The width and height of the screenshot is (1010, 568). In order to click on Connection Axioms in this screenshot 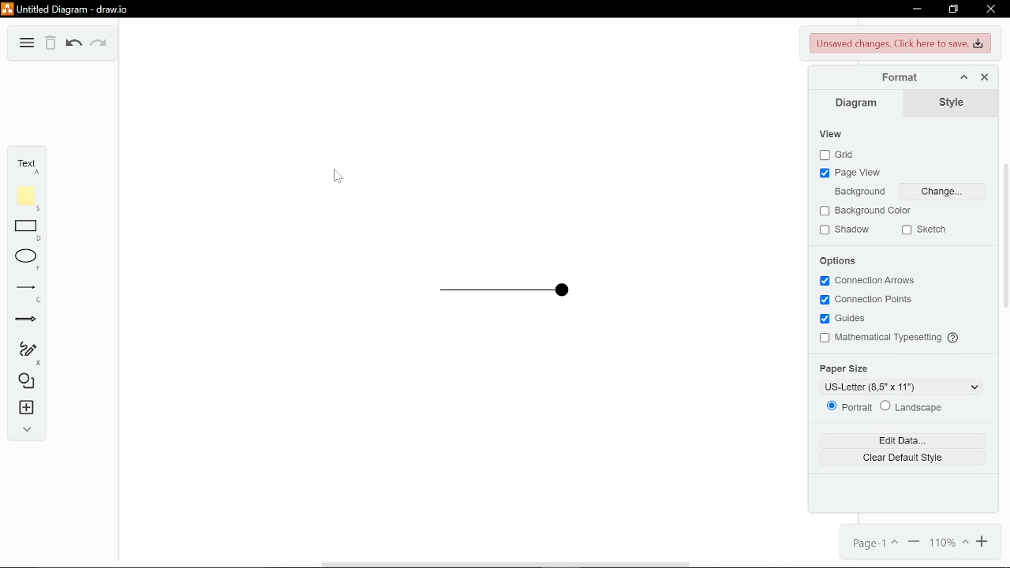, I will do `click(864, 281)`.